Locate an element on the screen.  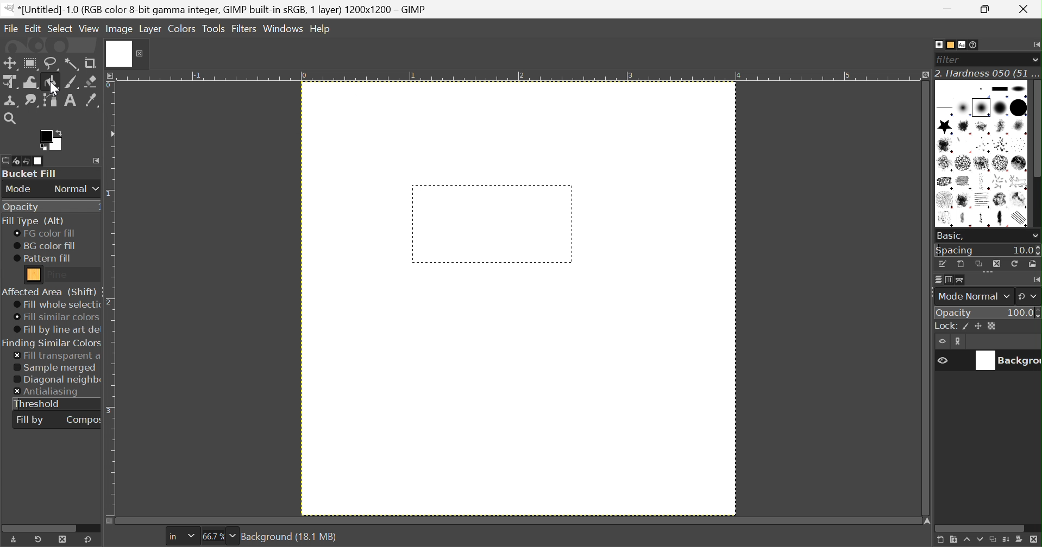
Move Tool is located at coordinates (9, 63).